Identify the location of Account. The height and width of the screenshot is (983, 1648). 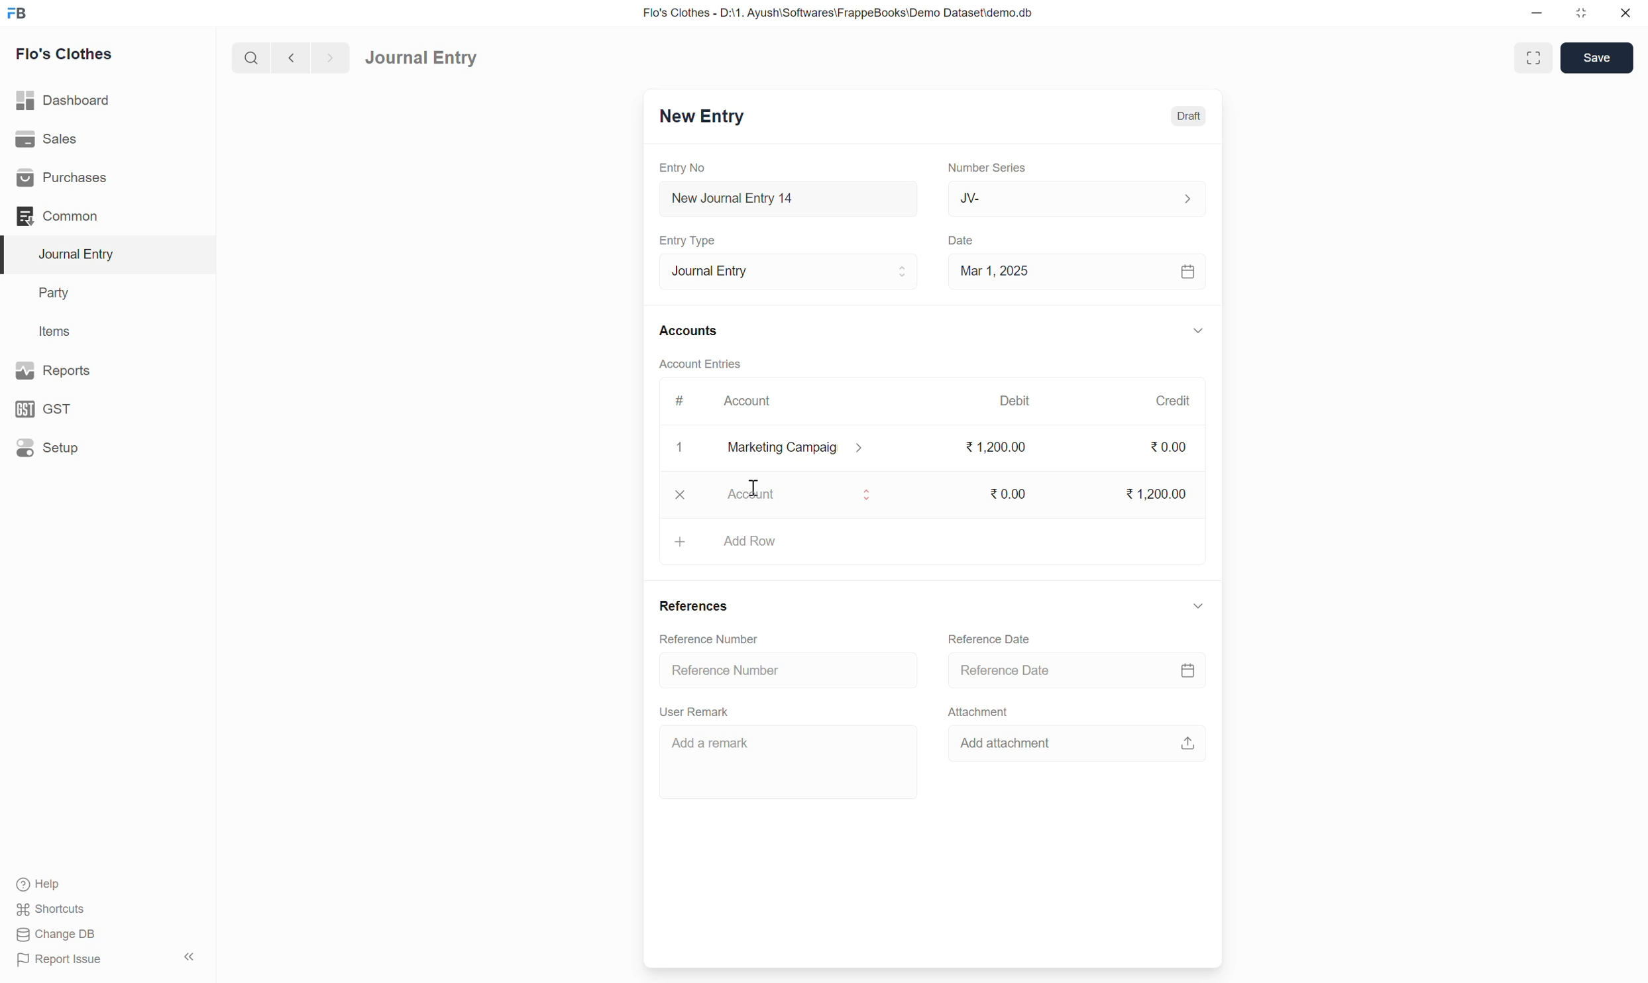
(749, 401).